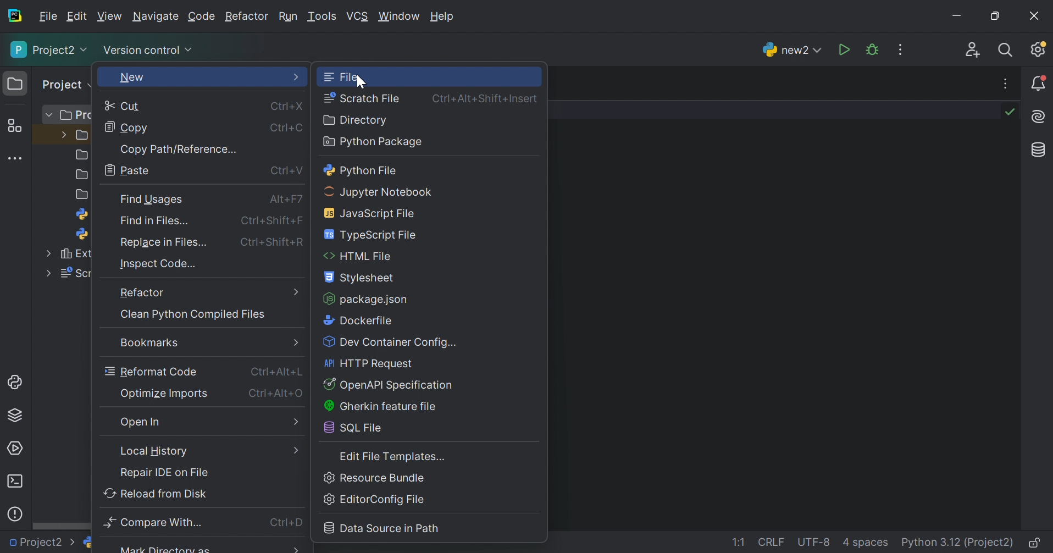  I want to click on CRLF, so click(773, 543).